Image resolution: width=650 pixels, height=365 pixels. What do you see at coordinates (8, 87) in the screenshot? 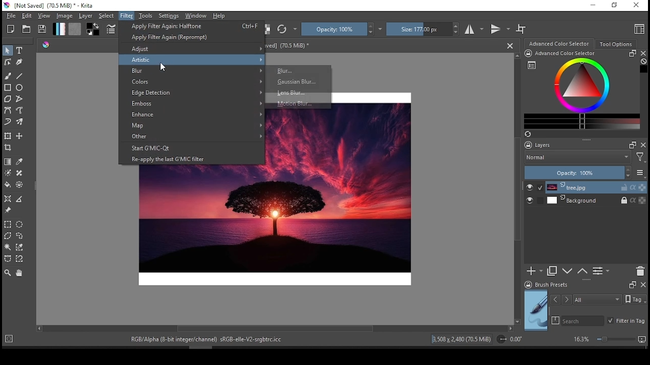
I see `square  tool` at bounding box center [8, 87].